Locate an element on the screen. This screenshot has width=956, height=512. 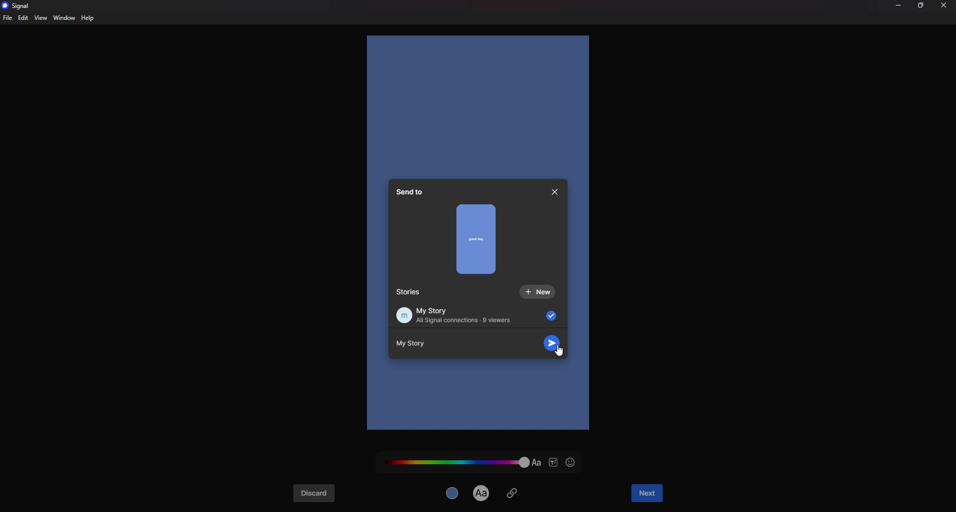
preview is located at coordinates (477, 239).